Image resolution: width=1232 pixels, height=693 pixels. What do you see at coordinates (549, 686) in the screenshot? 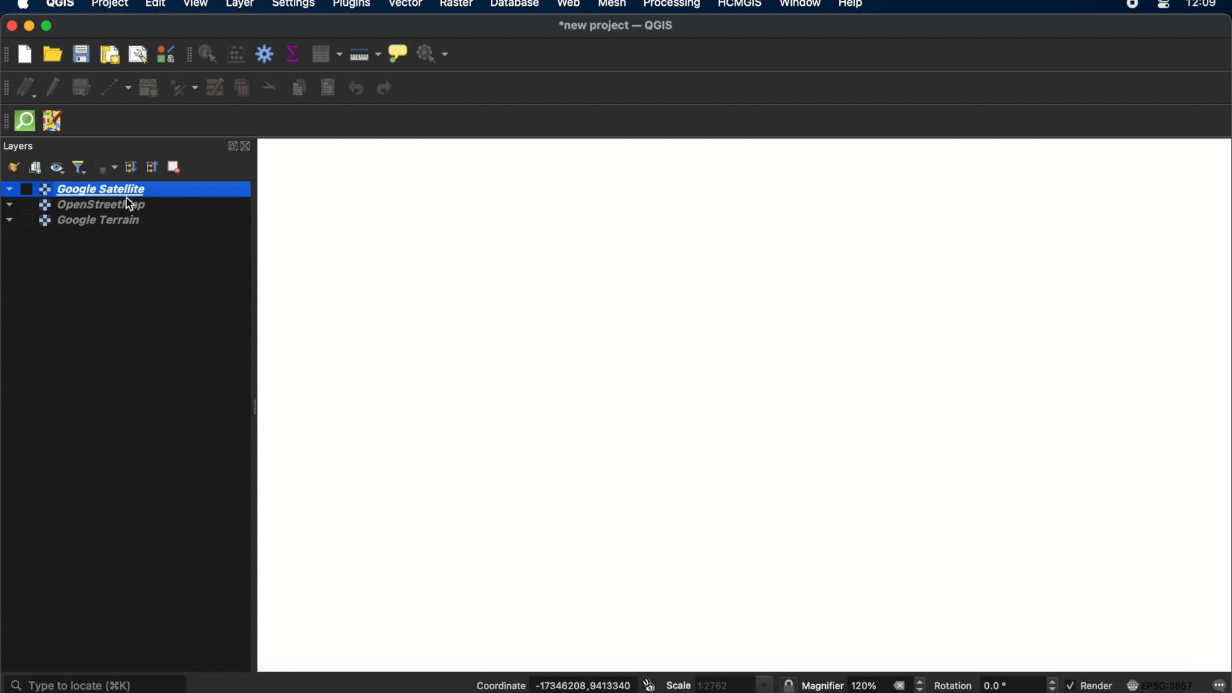
I see `coordinate -17346208,9413340` at bounding box center [549, 686].